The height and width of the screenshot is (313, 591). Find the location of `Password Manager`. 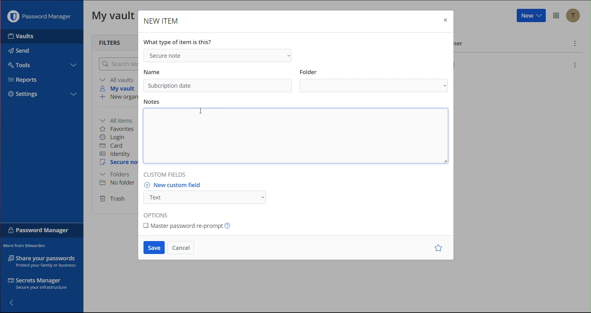

Password Manager is located at coordinates (41, 16).